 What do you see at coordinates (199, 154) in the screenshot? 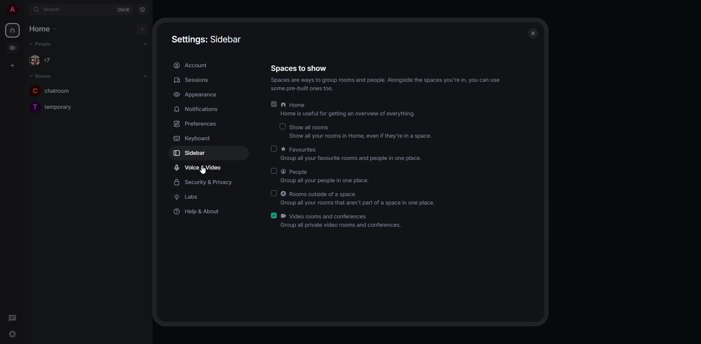
I see `sidebar` at bounding box center [199, 154].